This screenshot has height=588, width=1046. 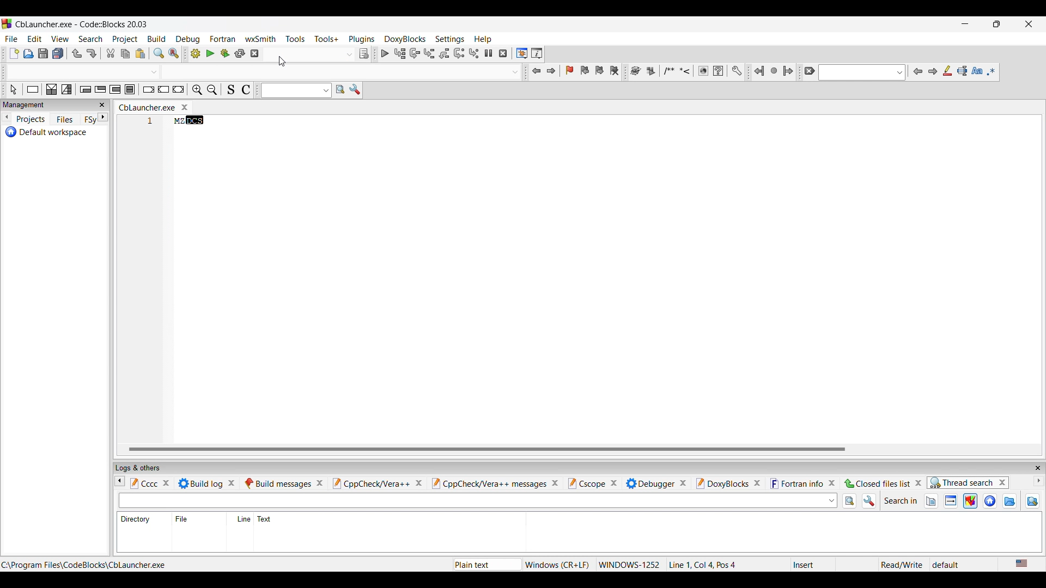 What do you see at coordinates (869, 500) in the screenshot?
I see `Options` at bounding box center [869, 500].